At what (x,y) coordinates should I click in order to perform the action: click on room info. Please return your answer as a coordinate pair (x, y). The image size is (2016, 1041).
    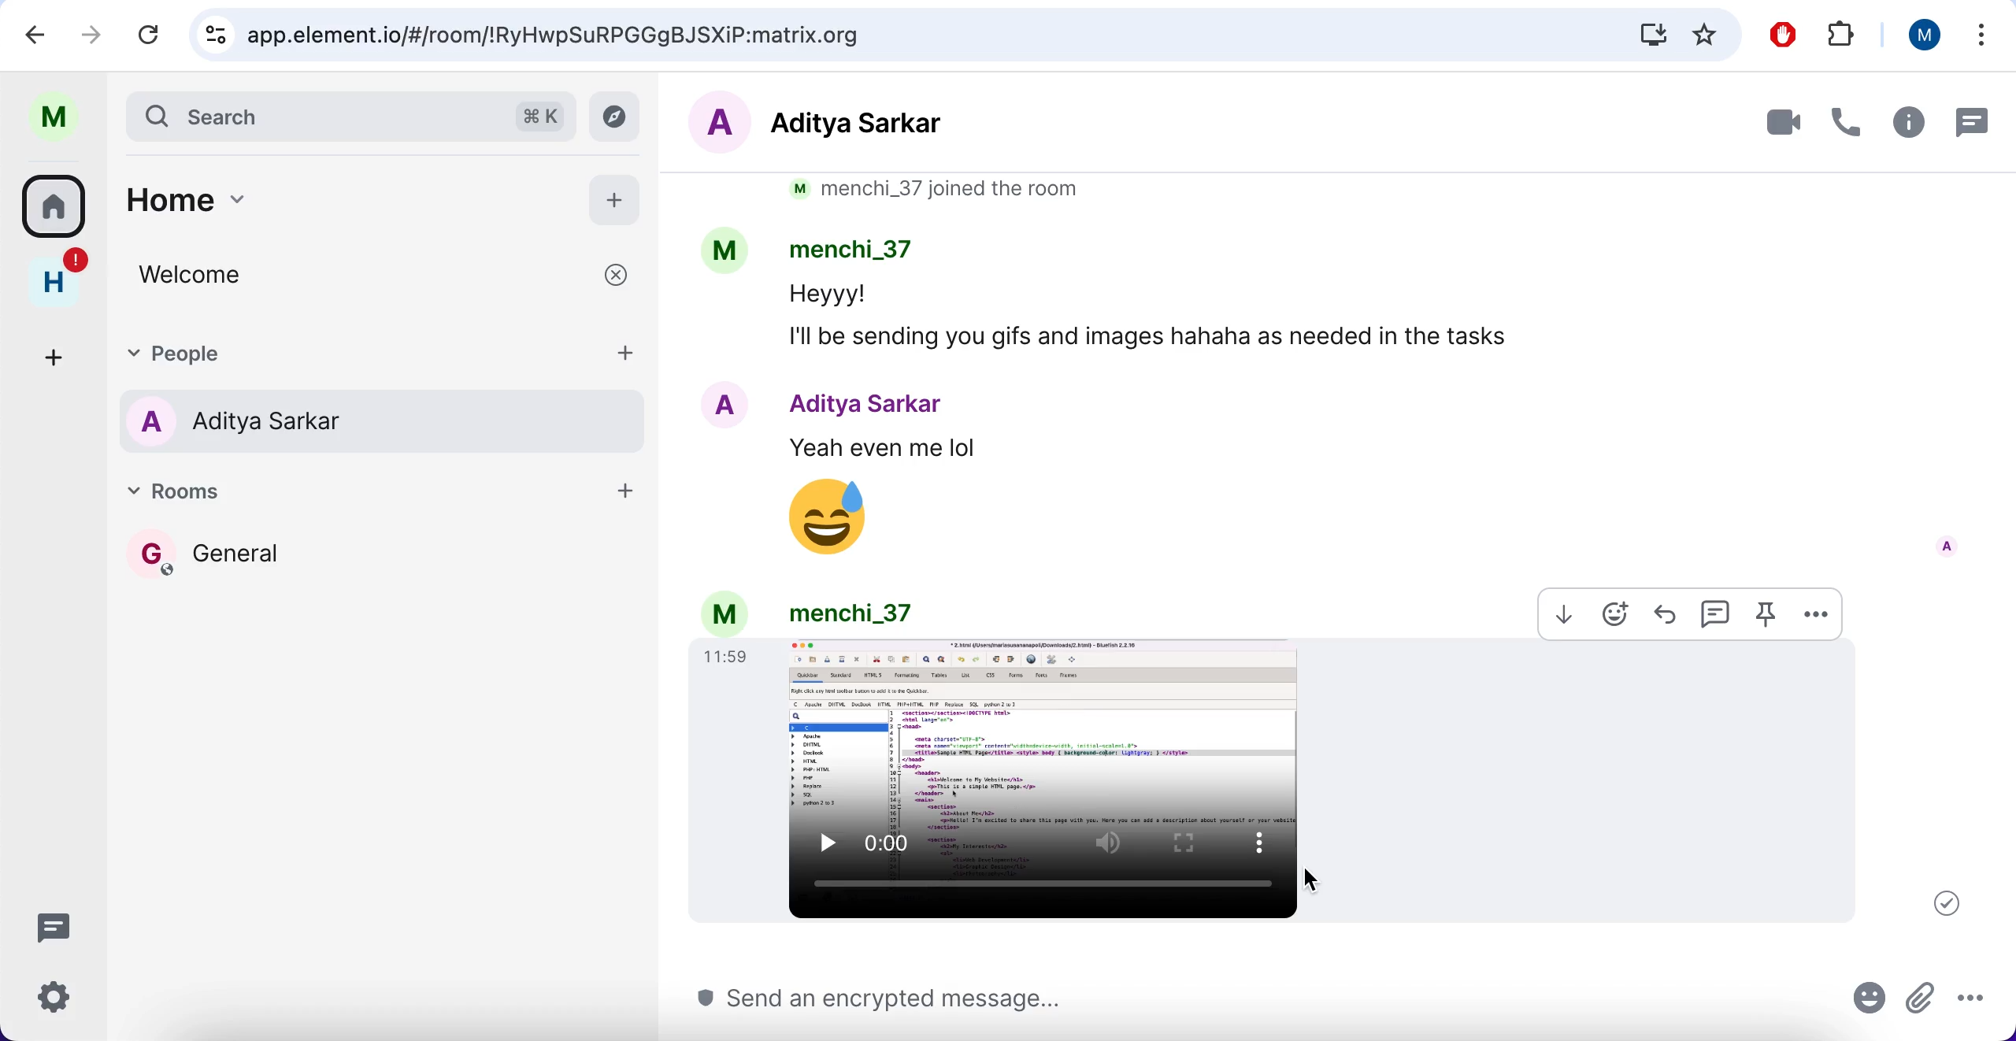
    Looking at the image, I should click on (1905, 126).